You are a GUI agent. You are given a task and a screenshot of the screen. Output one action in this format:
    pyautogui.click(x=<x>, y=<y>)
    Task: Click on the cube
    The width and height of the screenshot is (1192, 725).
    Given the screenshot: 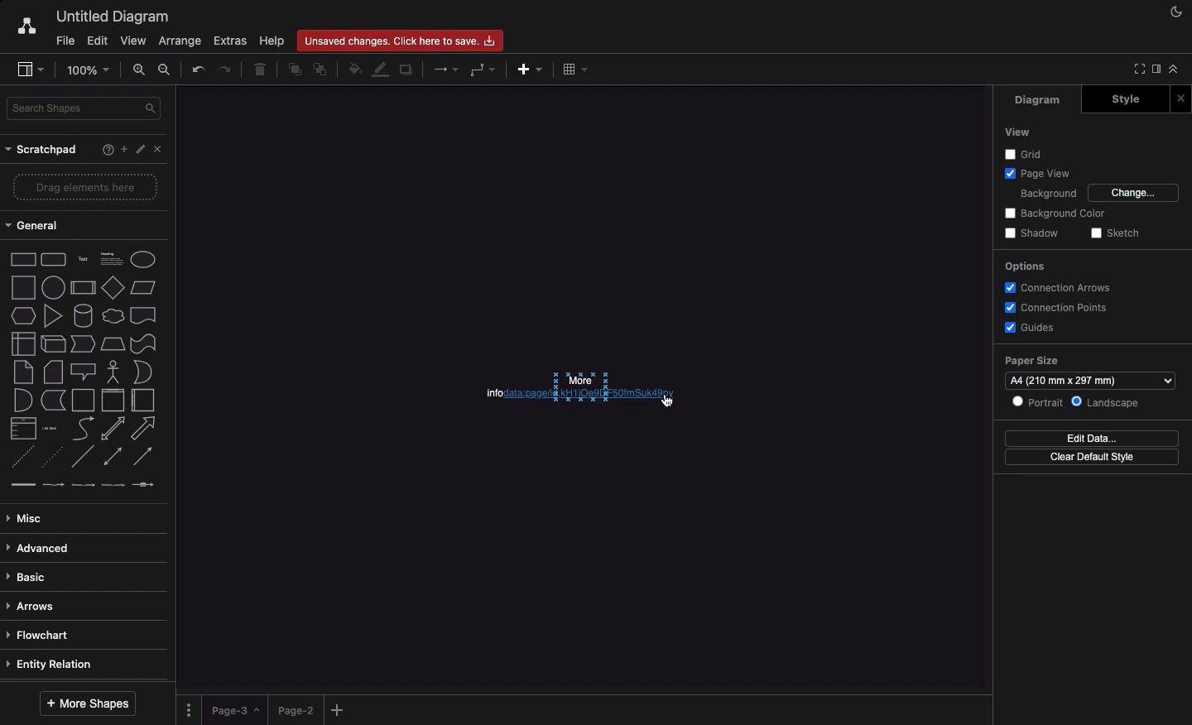 What is the action you would take?
    pyautogui.click(x=53, y=344)
    